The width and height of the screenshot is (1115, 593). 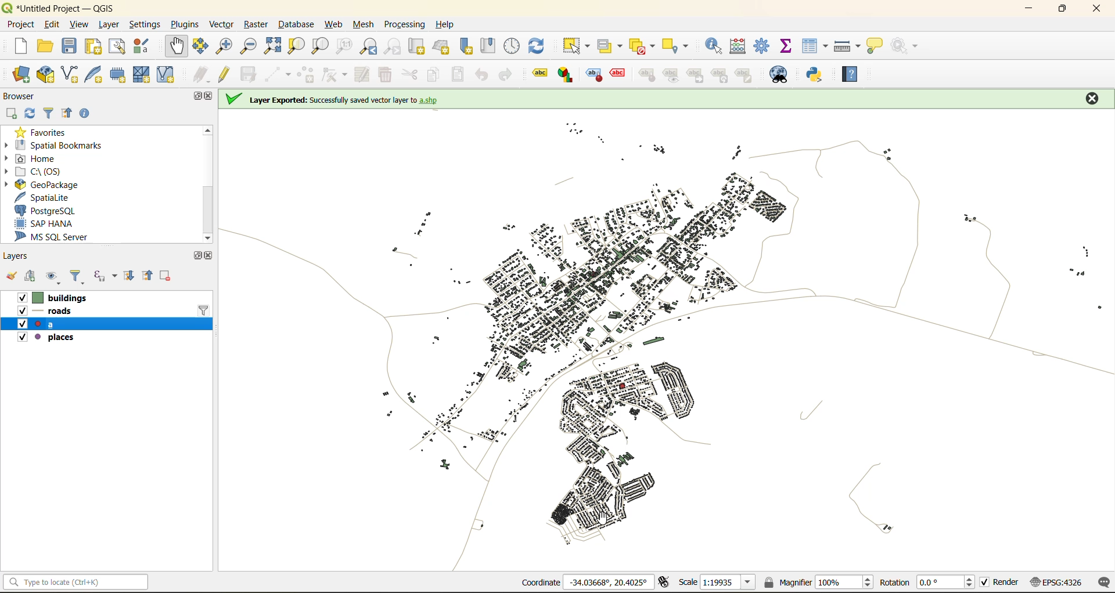 What do you see at coordinates (44, 337) in the screenshot?
I see `places` at bounding box center [44, 337].